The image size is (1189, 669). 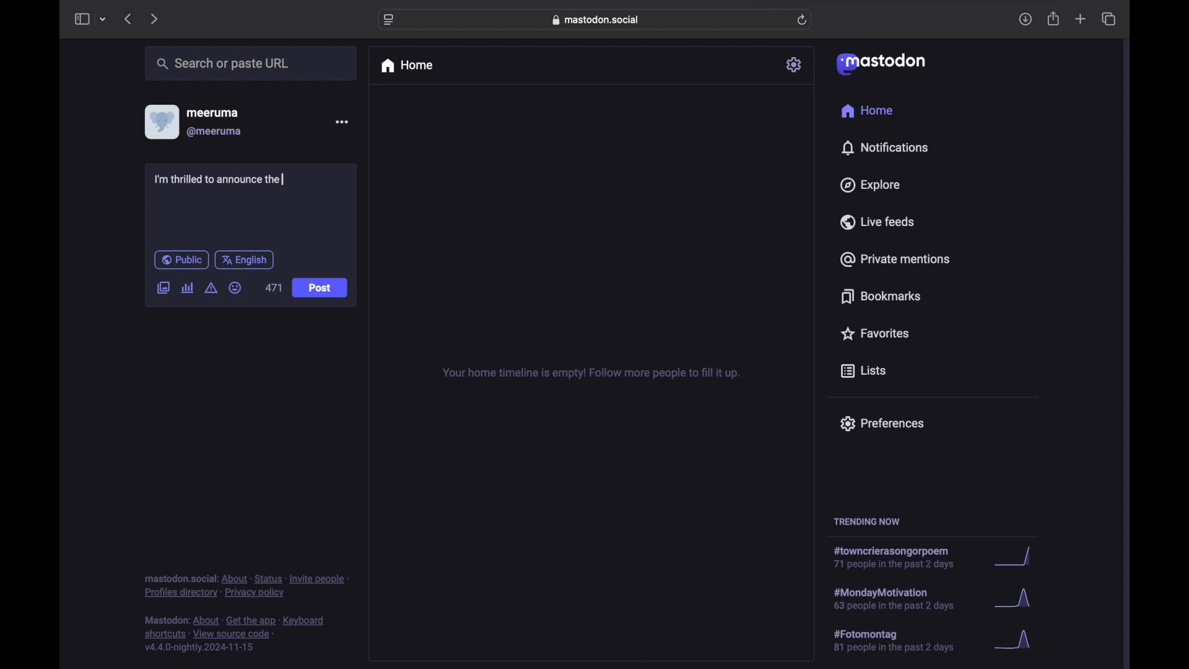 What do you see at coordinates (406, 66) in the screenshot?
I see `home` at bounding box center [406, 66].